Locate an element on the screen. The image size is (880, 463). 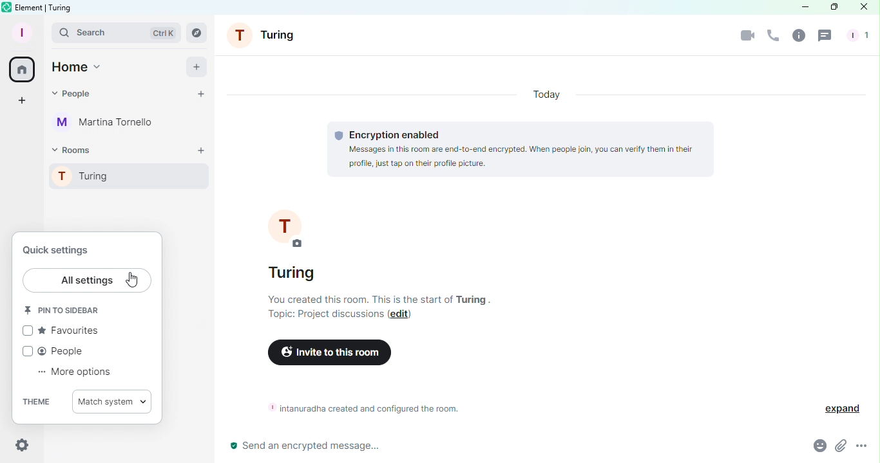
Invite to this room is located at coordinates (329, 354).